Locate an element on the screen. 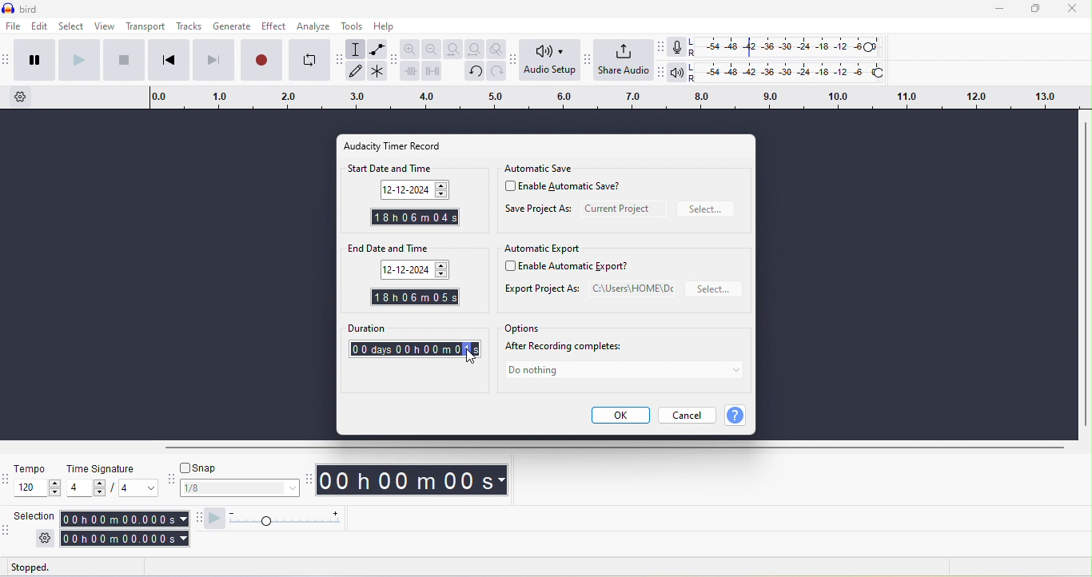  view is located at coordinates (107, 28).